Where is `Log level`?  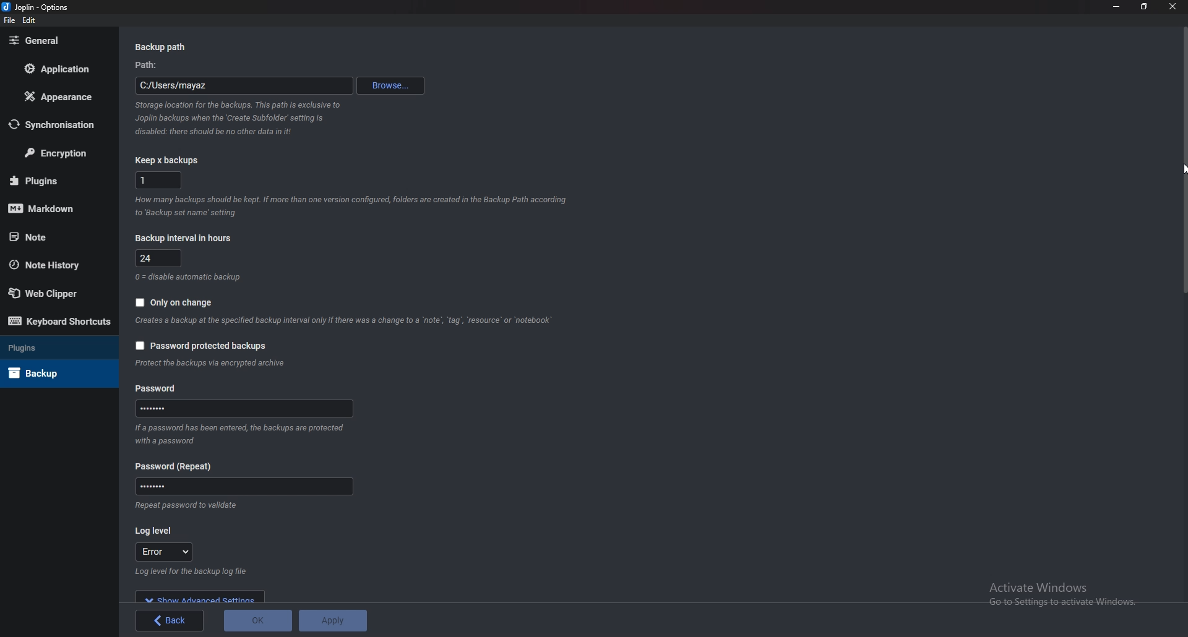 Log level is located at coordinates (157, 531).